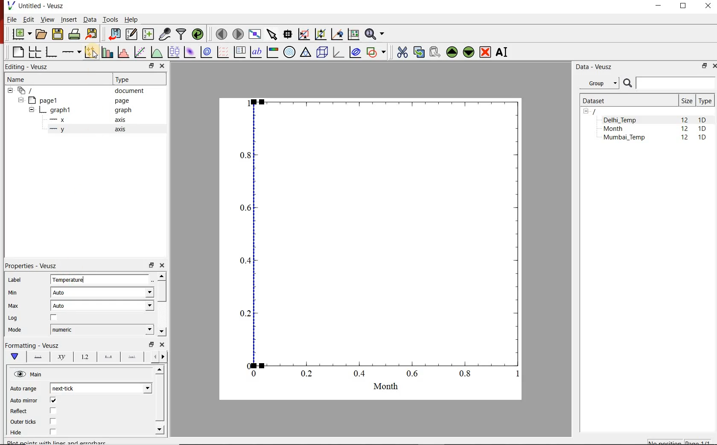 This screenshot has width=717, height=445. Describe the element at coordinates (165, 34) in the screenshot. I see `capture remote data` at that location.